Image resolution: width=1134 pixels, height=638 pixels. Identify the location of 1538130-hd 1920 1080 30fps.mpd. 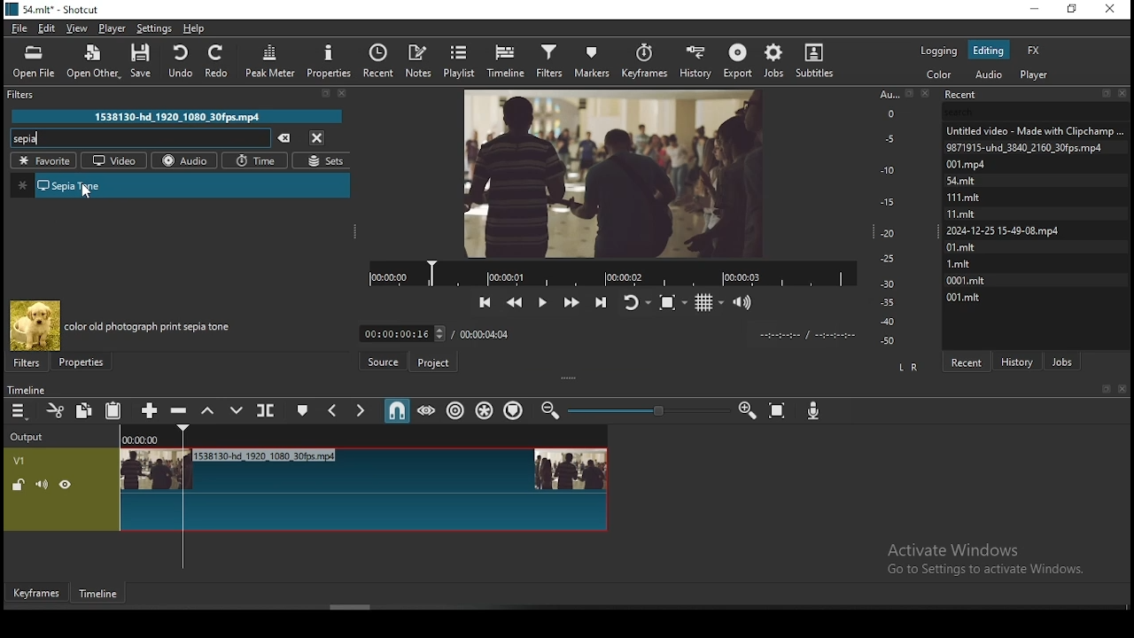
(177, 116).